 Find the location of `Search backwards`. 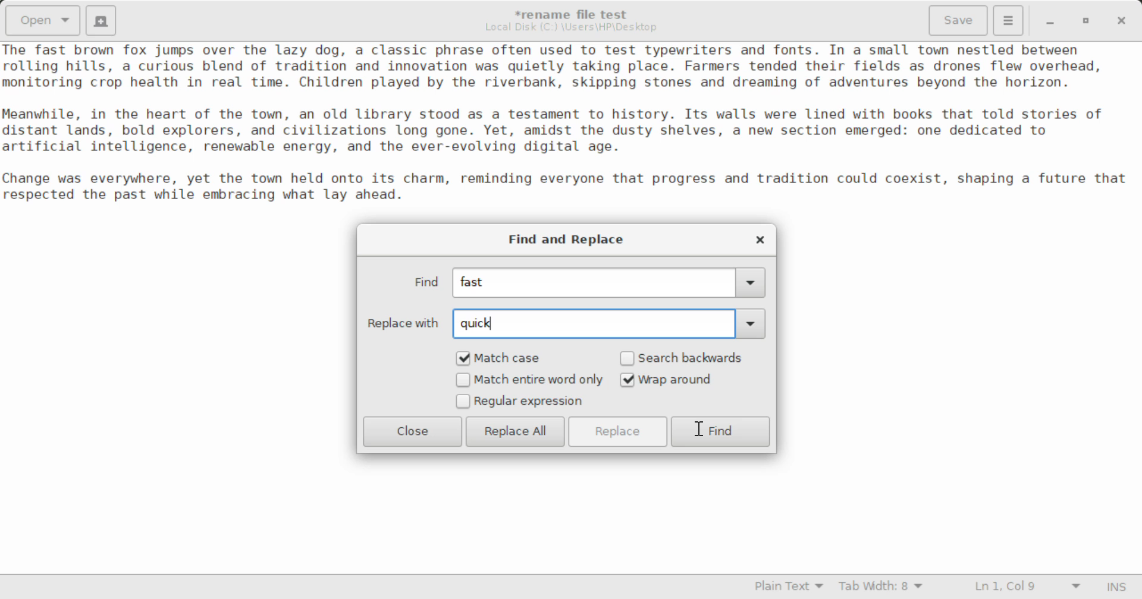

Search backwards is located at coordinates (685, 358).